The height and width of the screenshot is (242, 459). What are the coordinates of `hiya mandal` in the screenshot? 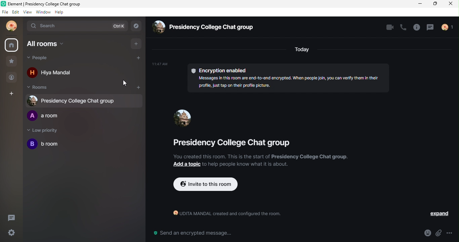 It's located at (55, 72).